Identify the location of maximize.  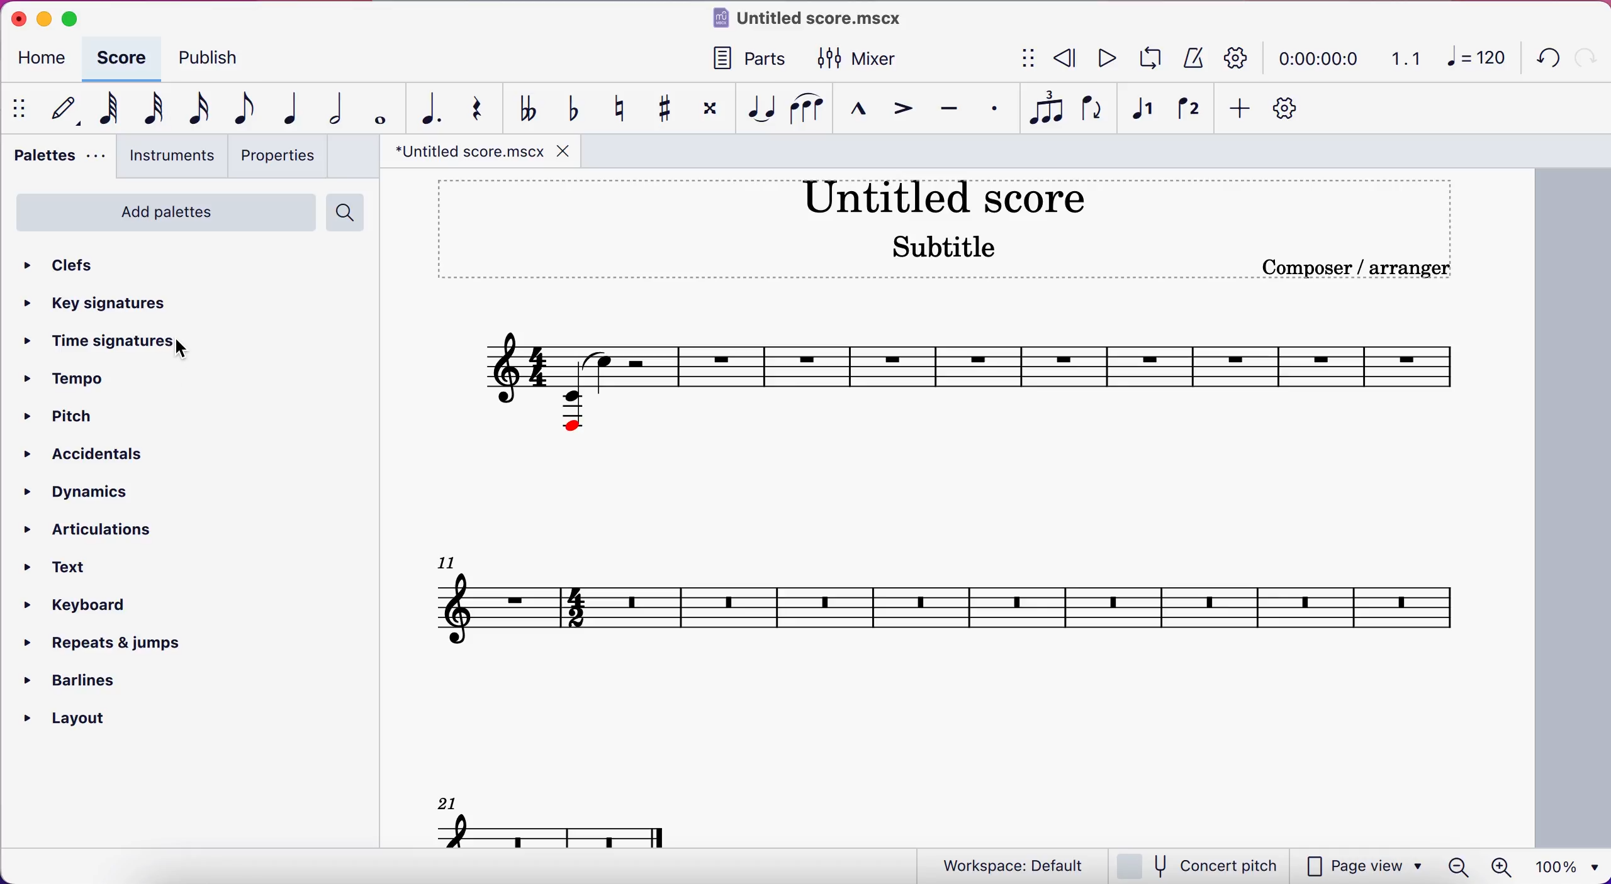
(81, 18).